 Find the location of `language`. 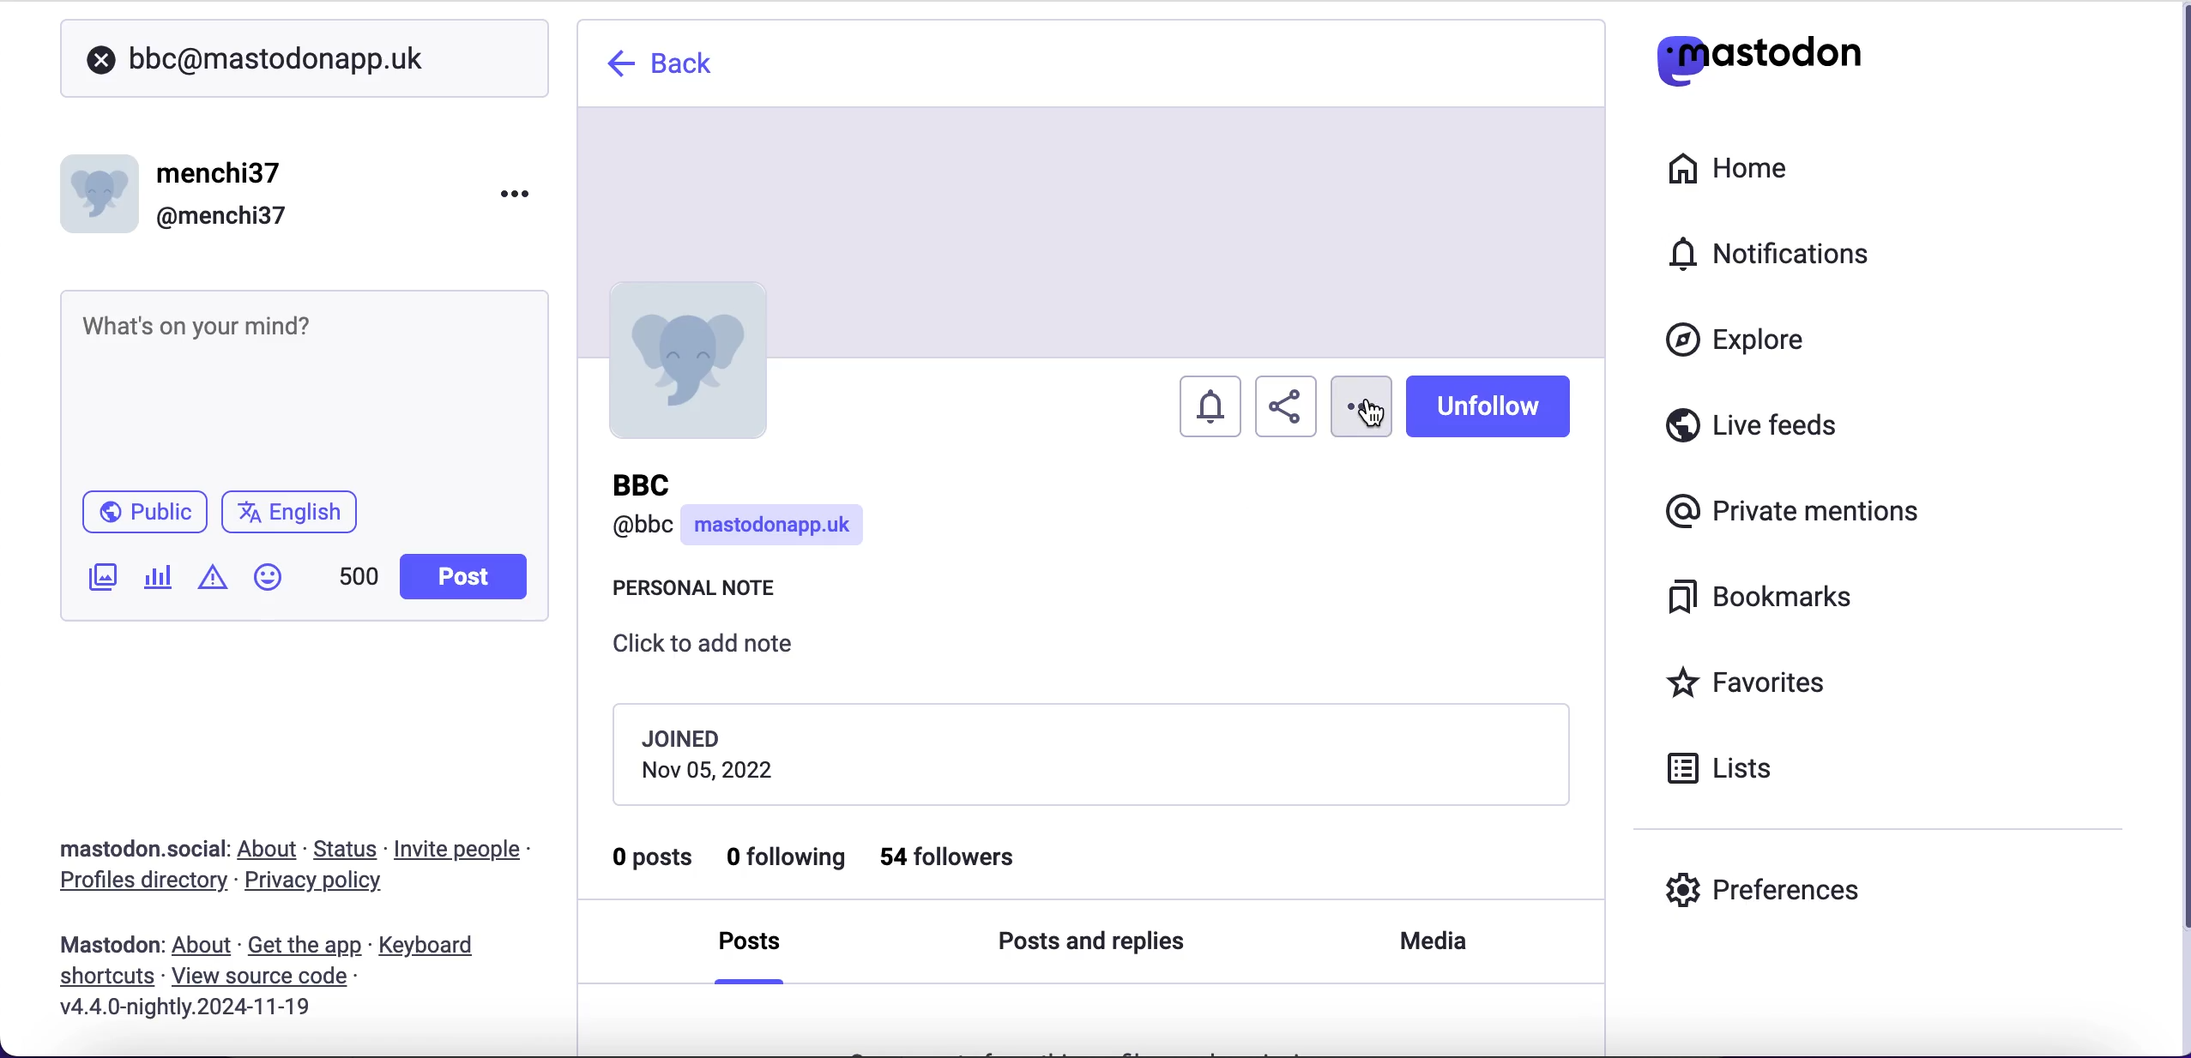

language is located at coordinates (297, 519).